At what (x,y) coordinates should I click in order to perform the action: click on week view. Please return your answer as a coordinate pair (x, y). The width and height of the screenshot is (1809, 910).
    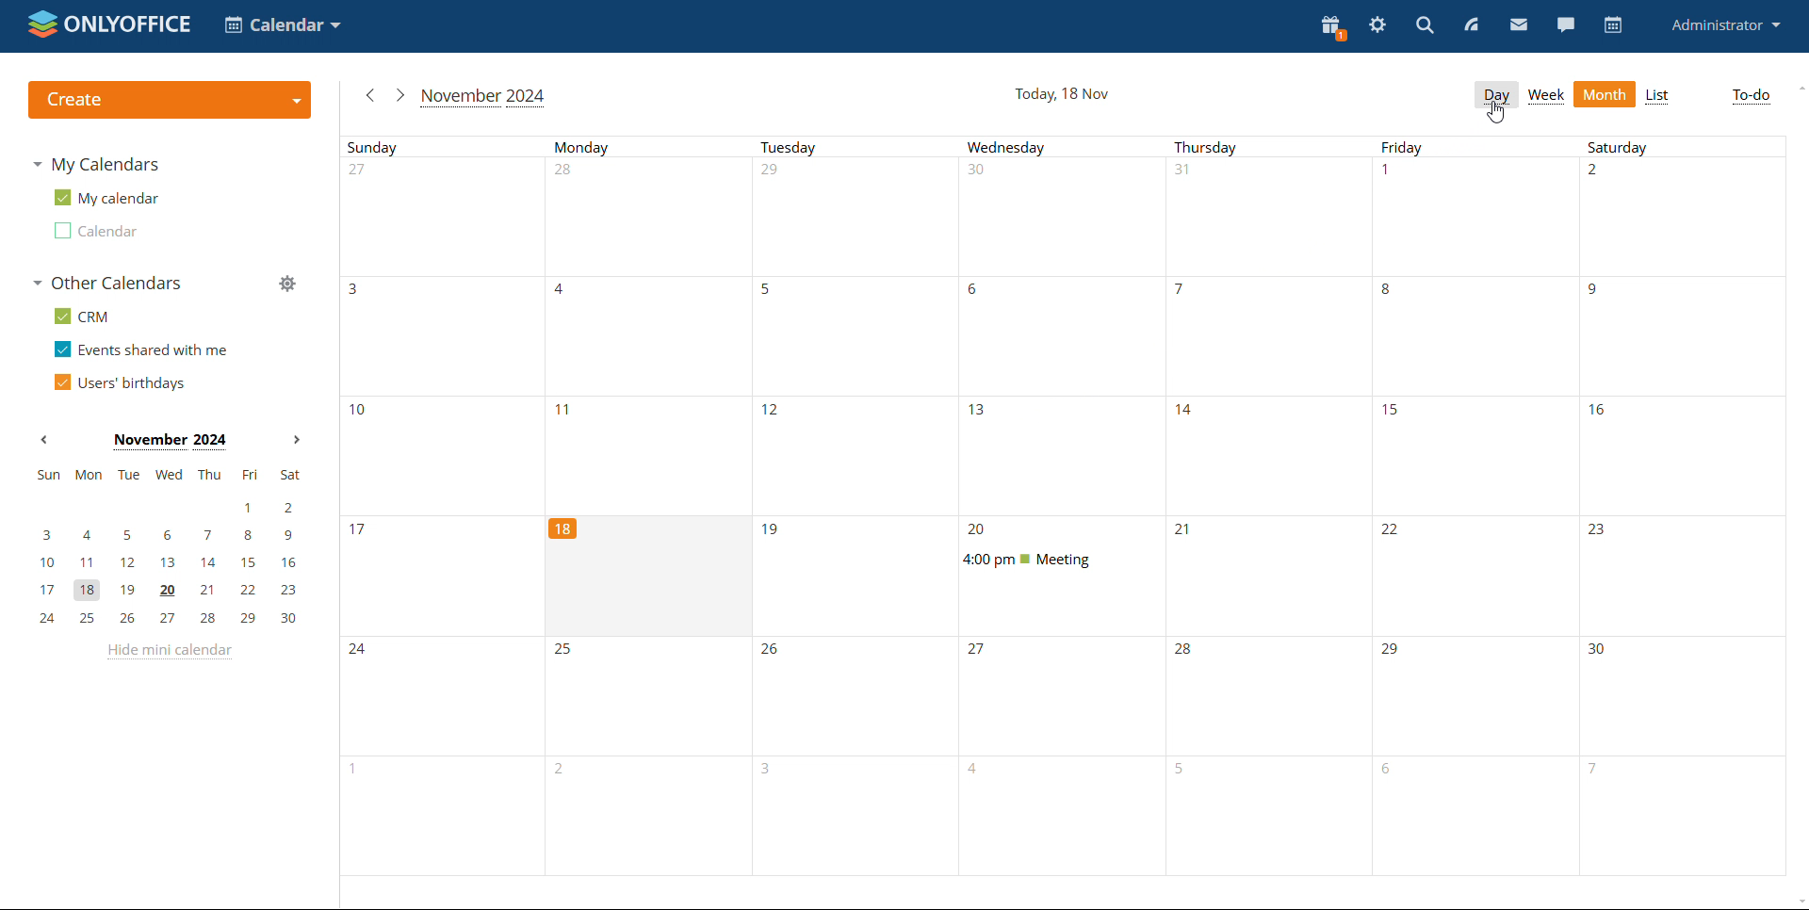
    Looking at the image, I should click on (1547, 95).